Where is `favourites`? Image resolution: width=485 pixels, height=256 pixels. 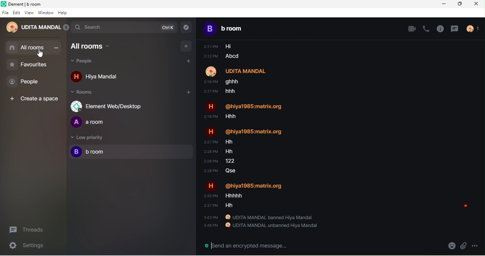
favourites is located at coordinates (32, 65).